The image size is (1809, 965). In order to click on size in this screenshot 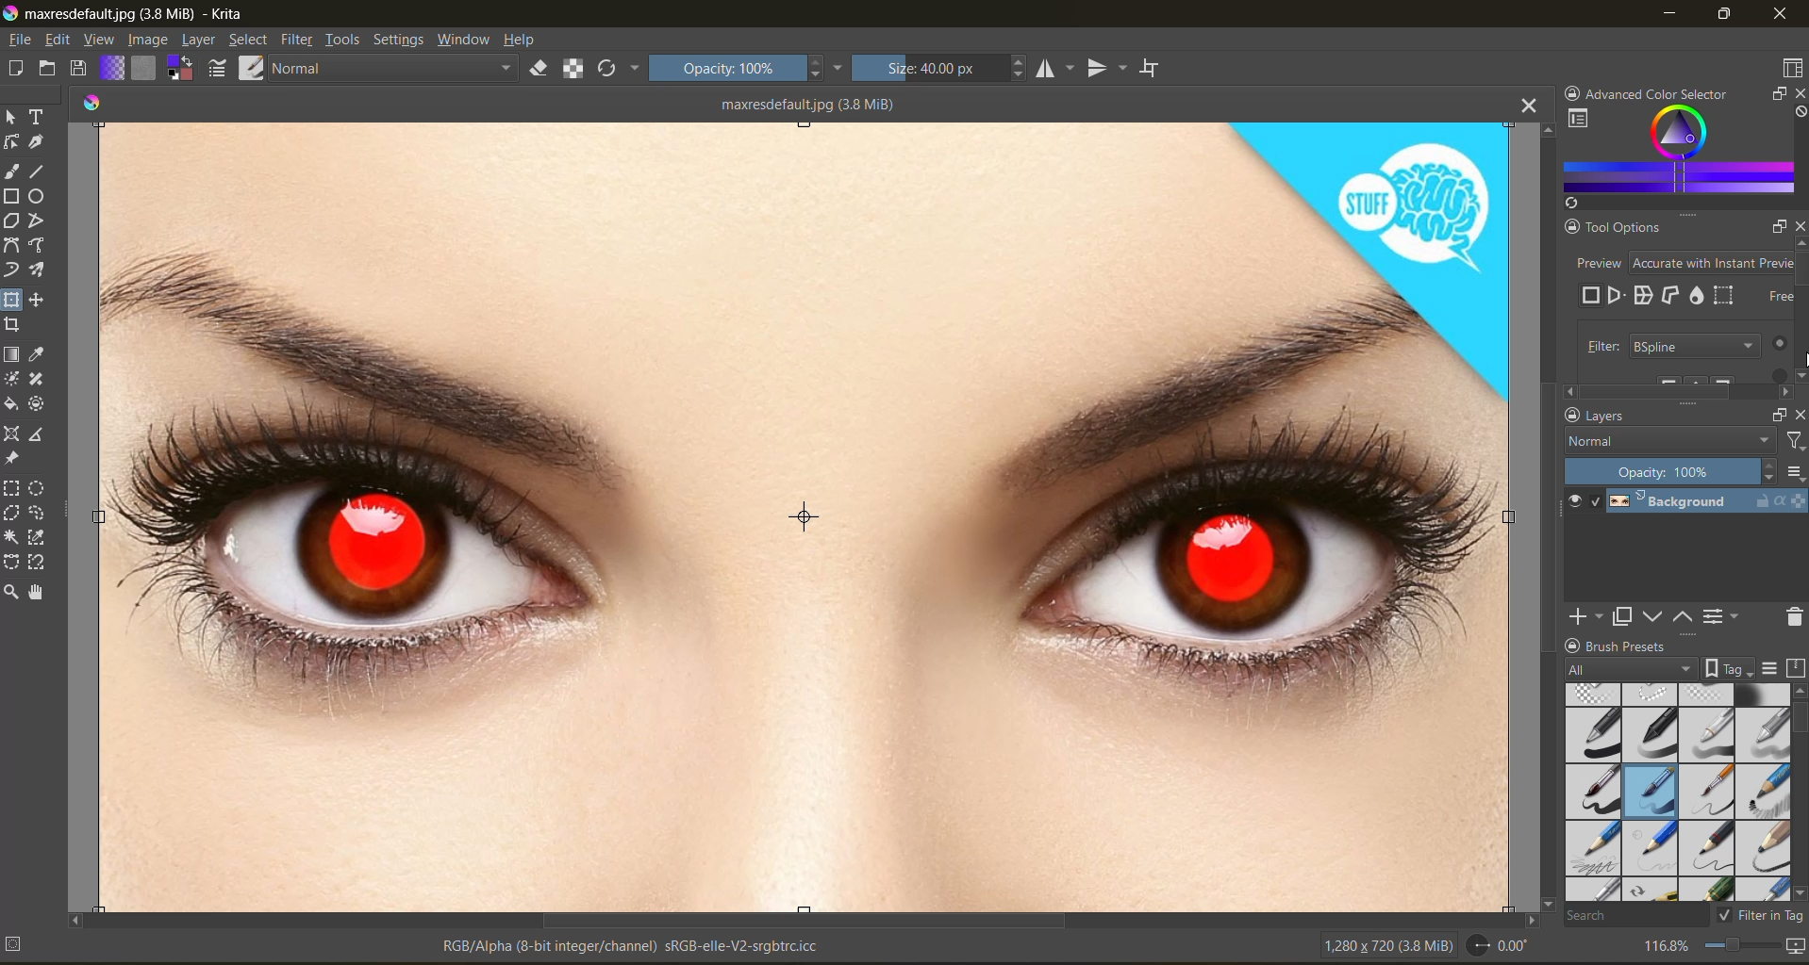, I will do `click(939, 70)`.